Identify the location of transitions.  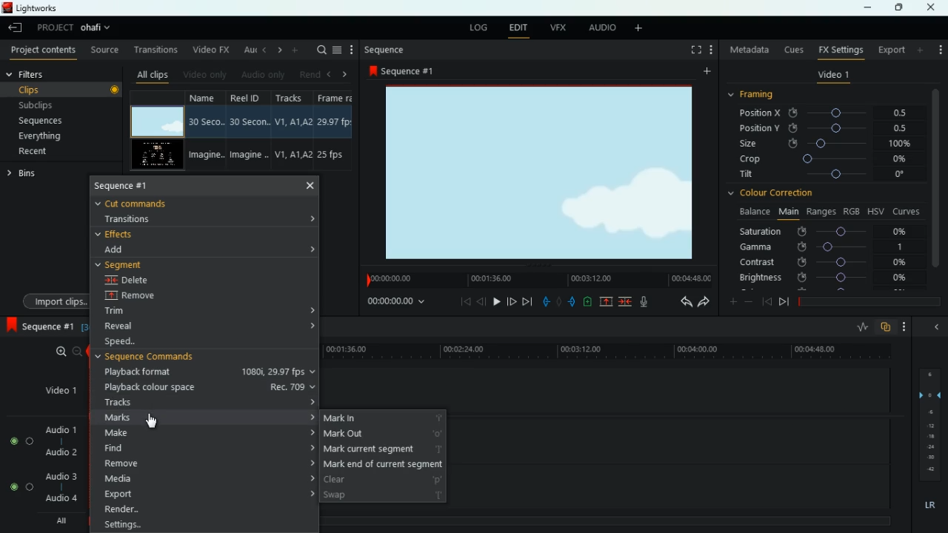
(153, 49).